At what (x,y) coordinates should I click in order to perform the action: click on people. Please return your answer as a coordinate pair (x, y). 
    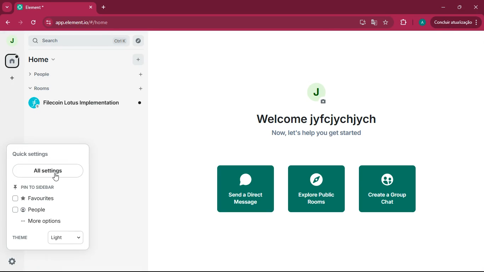
    Looking at the image, I should click on (32, 210).